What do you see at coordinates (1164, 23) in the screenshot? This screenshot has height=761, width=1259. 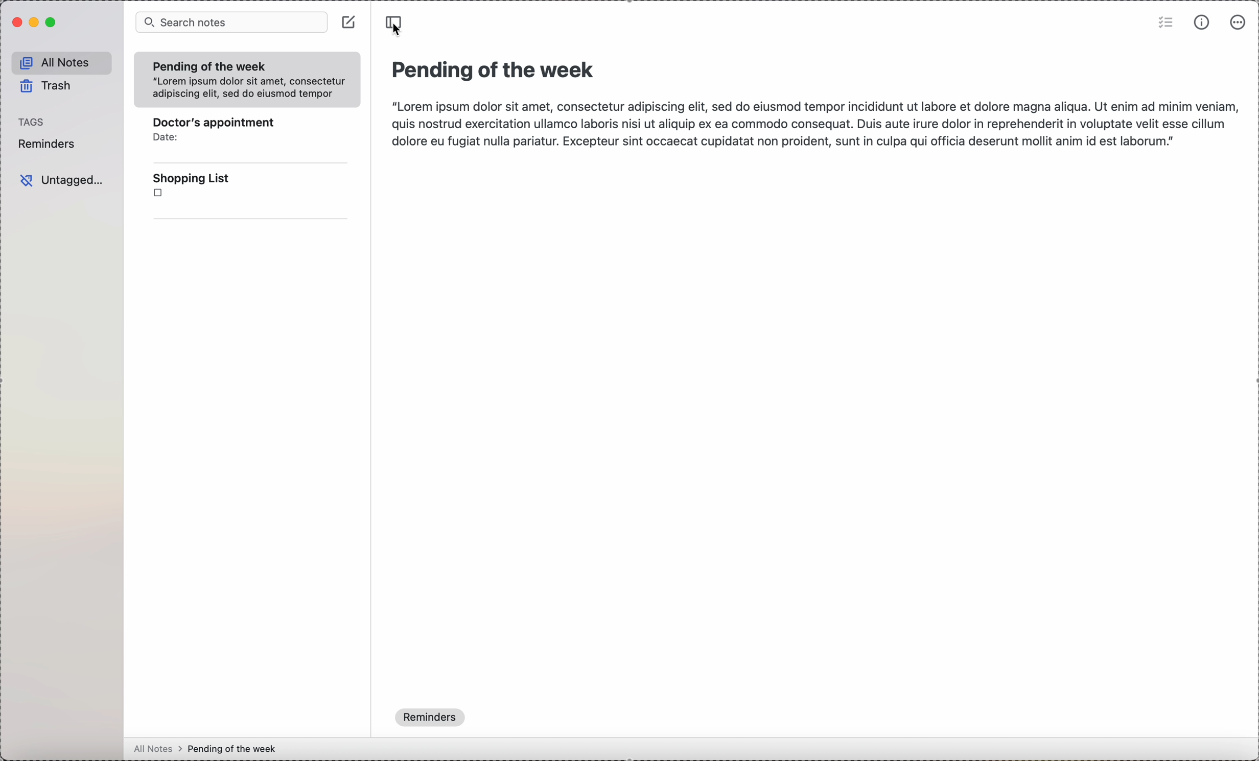 I see `check list` at bounding box center [1164, 23].